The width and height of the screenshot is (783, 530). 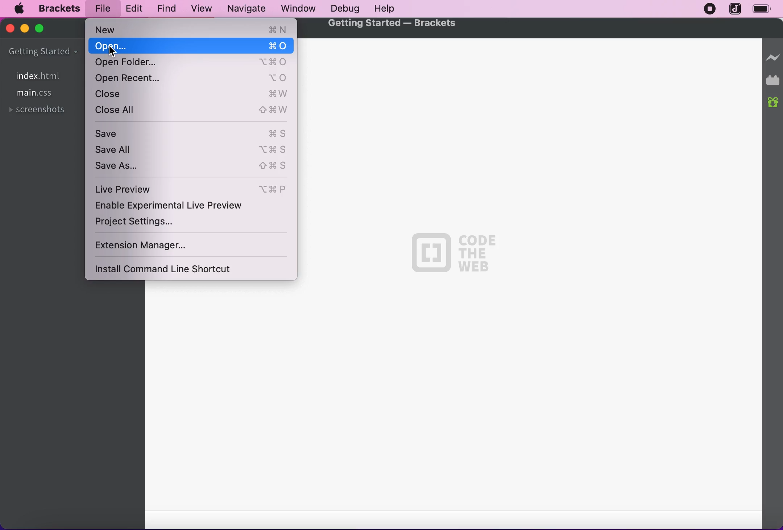 I want to click on minimize, so click(x=24, y=28).